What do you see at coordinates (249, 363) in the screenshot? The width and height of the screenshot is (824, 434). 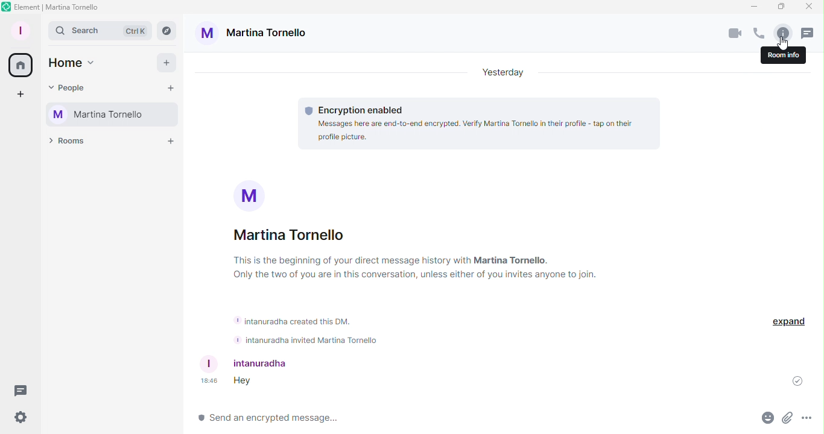 I see `intanuradha` at bounding box center [249, 363].